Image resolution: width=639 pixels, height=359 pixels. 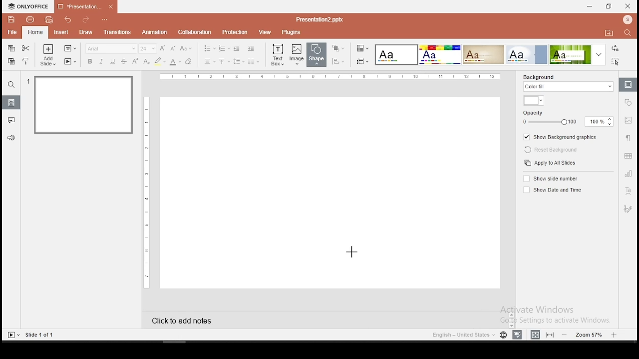 What do you see at coordinates (338, 61) in the screenshot?
I see `align shapes` at bounding box center [338, 61].